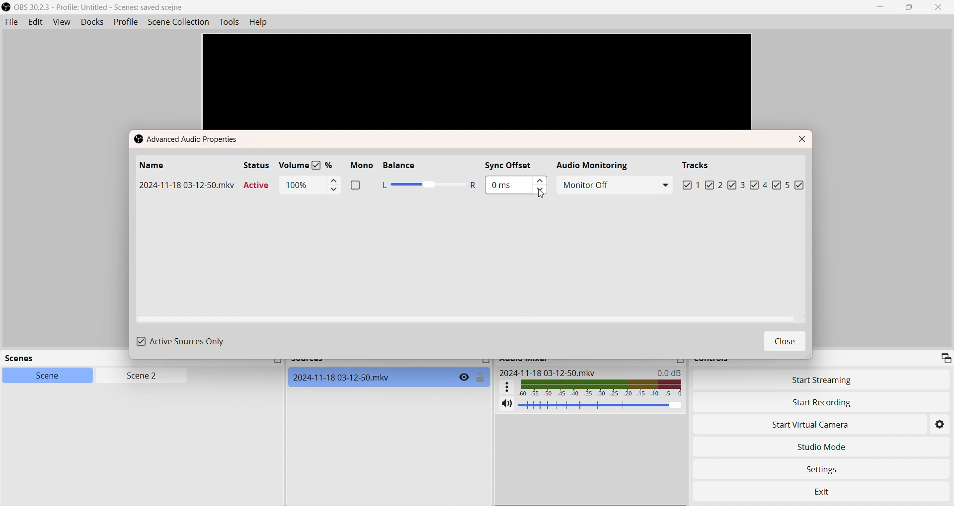  Describe the element at coordinates (481, 378) in the screenshot. I see `Toggle Lock` at that location.